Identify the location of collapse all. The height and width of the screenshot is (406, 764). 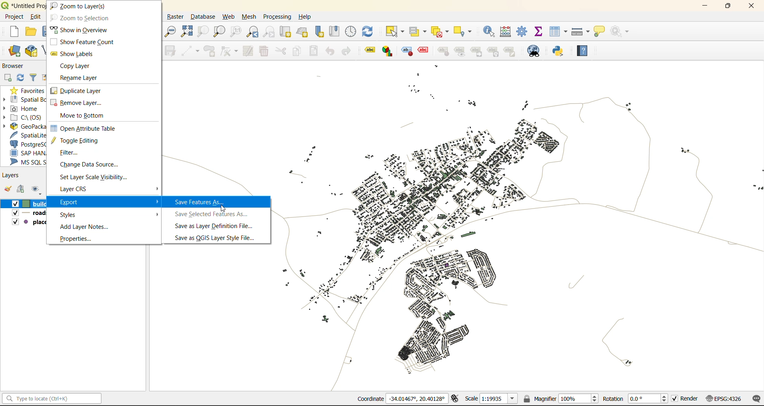
(46, 77).